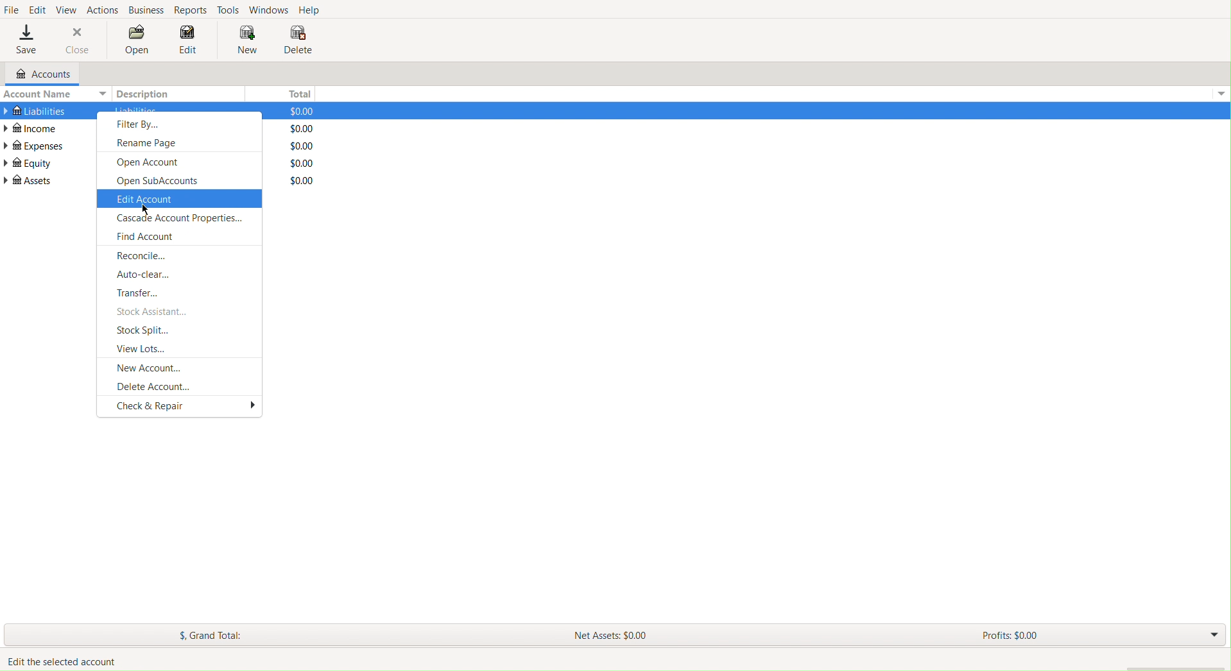  What do you see at coordinates (297, 146) in the screenshot?
I see `$0.00` at bounding box center [297, 146].